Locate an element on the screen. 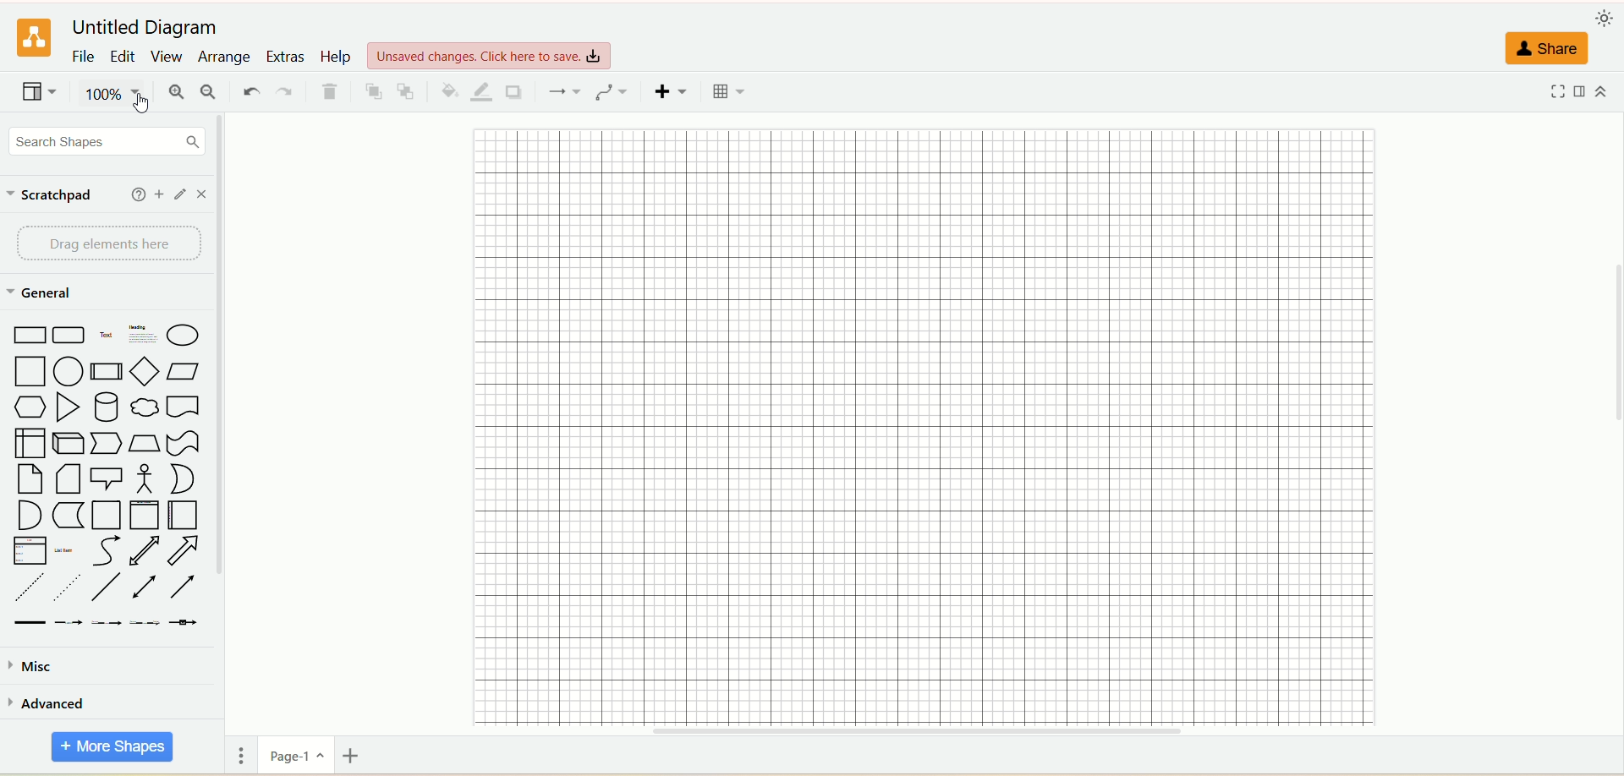 This screenshot has width=1624, height=776. zoom in is located at coordinates (179, 92).